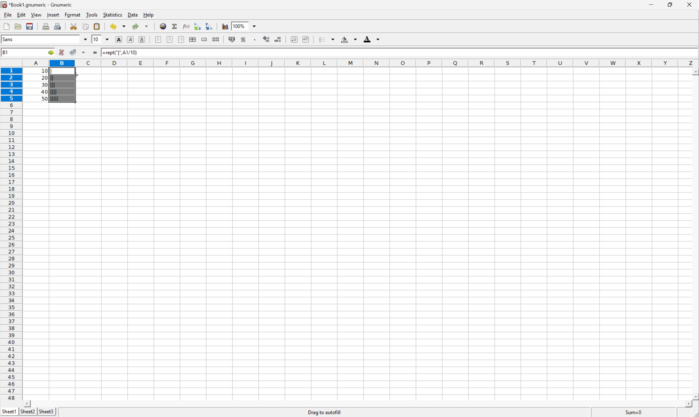 The width and height of the screenshot is (699, 417). I want to click on Save current workbook, so click(30, 27).